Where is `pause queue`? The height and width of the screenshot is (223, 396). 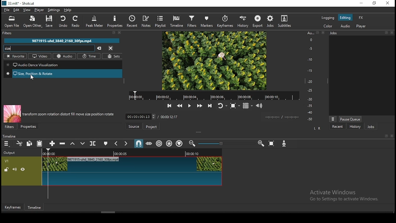 pause queue is located at coordinates (350, 119).